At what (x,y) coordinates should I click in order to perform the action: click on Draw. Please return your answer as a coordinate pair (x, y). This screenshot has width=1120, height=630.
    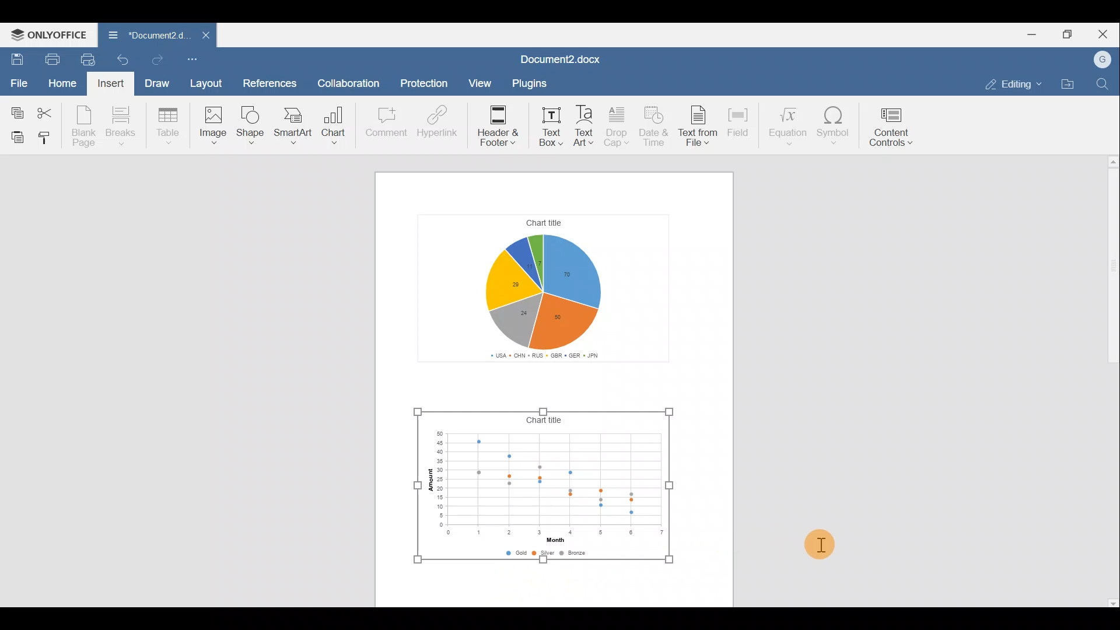
    Looking at the image, I should click on (159, 85).